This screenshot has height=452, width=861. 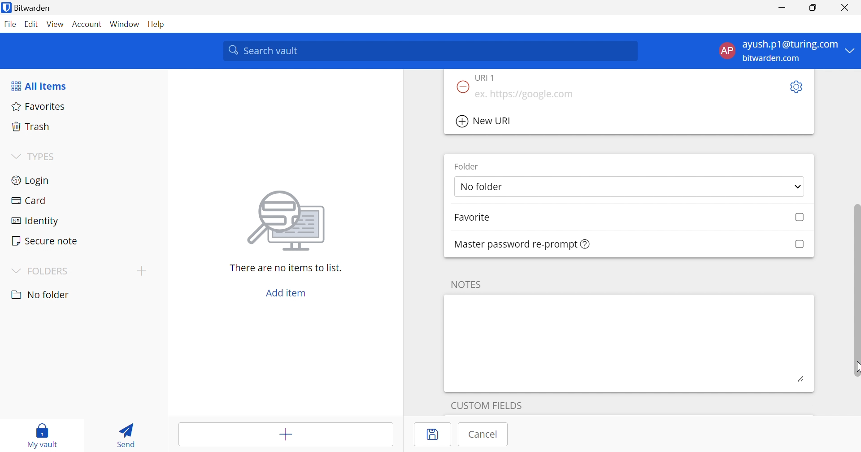 I want to click on Checkbox, so click(x=800, y=217).